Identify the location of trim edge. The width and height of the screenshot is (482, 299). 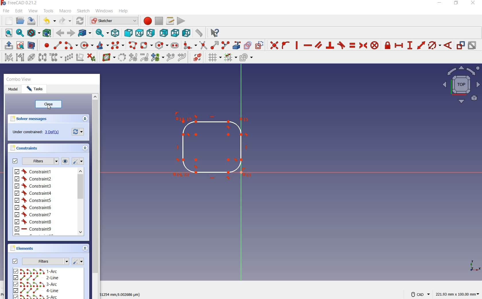
(203, 46).